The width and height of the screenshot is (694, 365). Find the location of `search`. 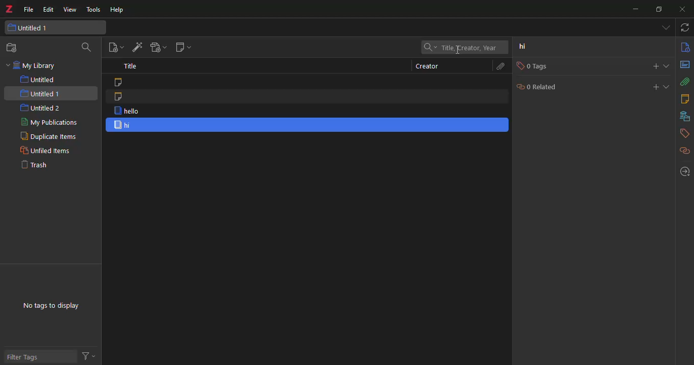

search is located at coordinates (84, 48).